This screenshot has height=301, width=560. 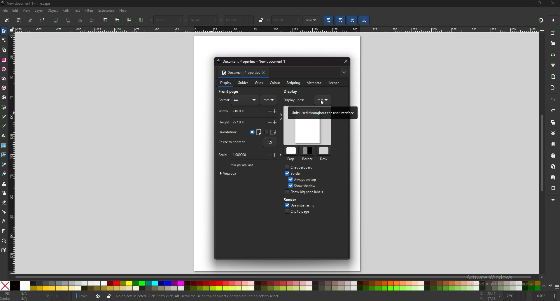 I want to click on always on top, so click(x=307, y=179).